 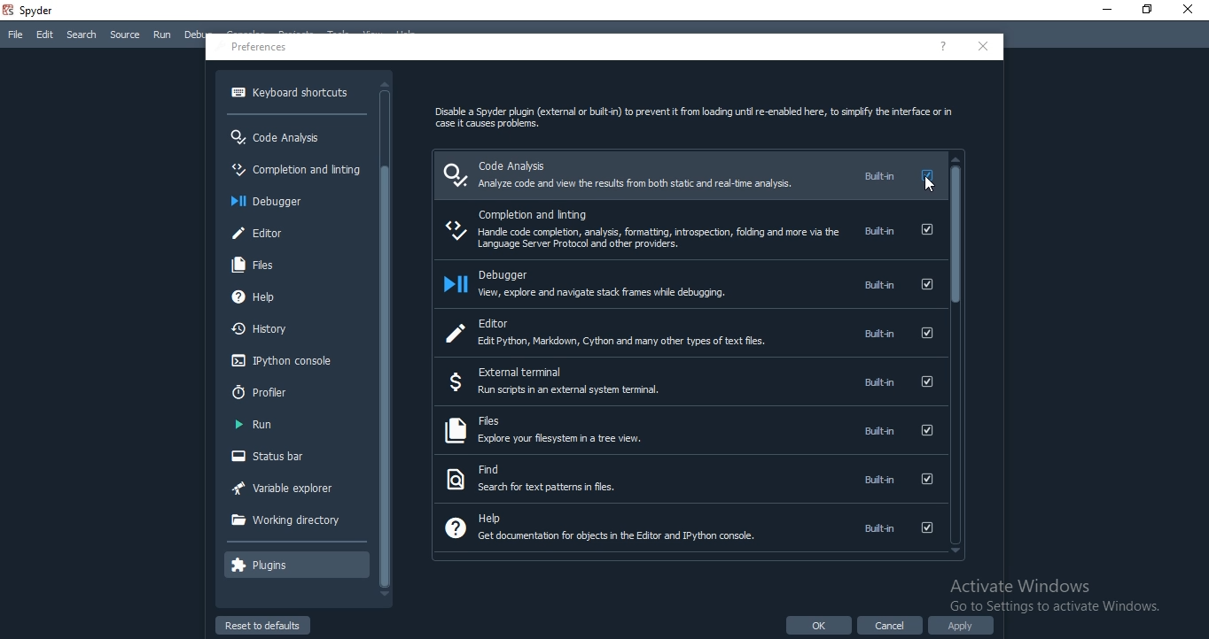 What do you see at coordinates (688, 382) in the screenshot?
I see `external ternimal` at bounding box center [688, 382].